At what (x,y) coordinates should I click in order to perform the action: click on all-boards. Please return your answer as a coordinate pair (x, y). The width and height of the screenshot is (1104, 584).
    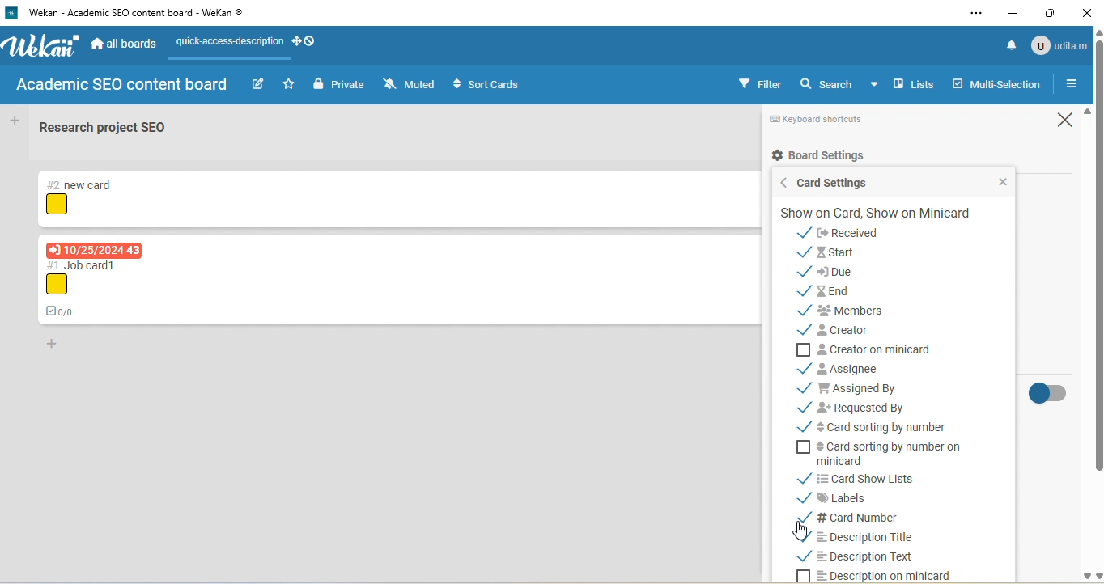
    Looking at the image, I should click on (125, 42).